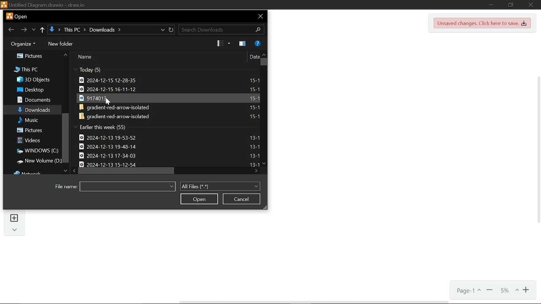 The height and width of the screenshot is (304, 541). Describe the element at coordinates (264, 164) in the screenshot. I see `Move down in files` at that location.